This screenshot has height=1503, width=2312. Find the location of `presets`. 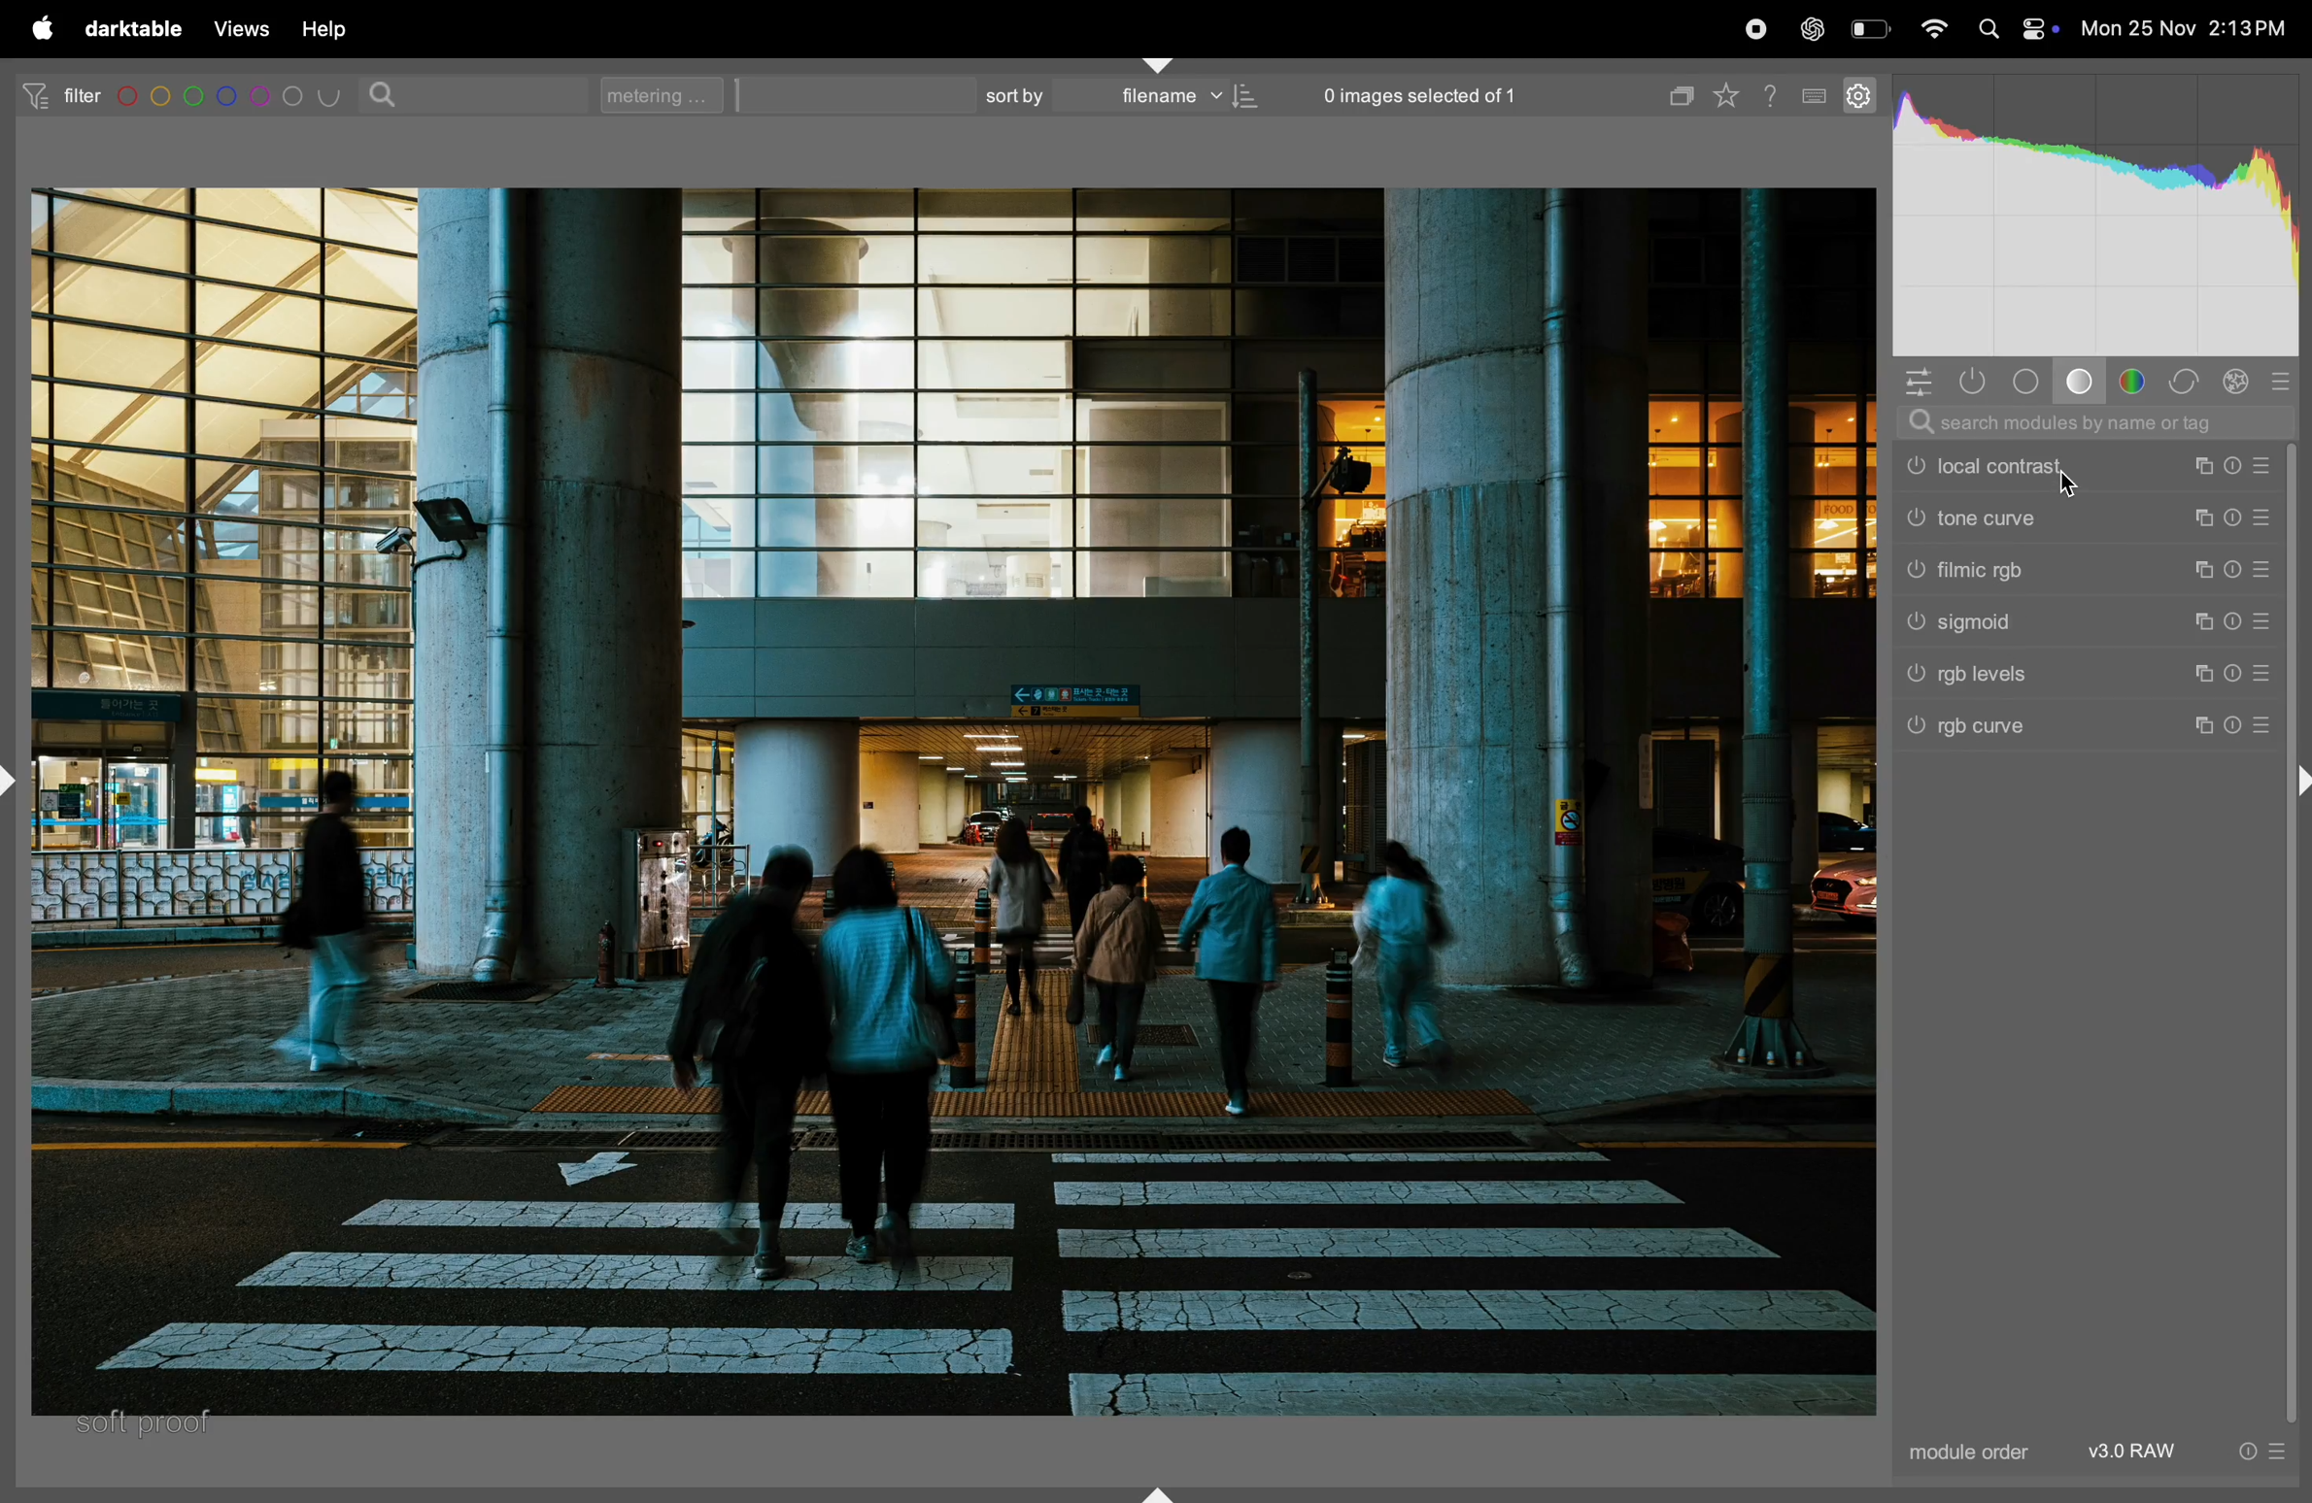

presets is located at coordinates (2283, 380).